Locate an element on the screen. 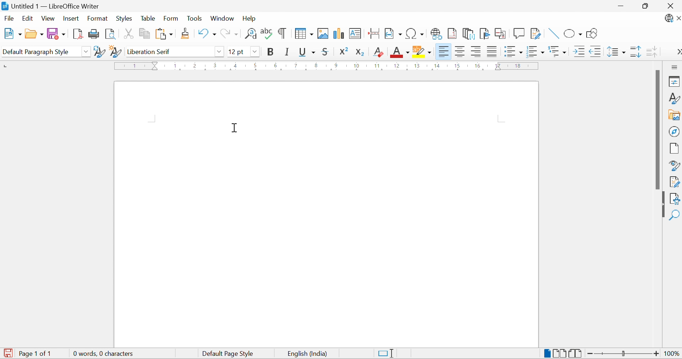 The height and width of the screenshot is (359, 682). Align Left is located at coordinates (444, 52).